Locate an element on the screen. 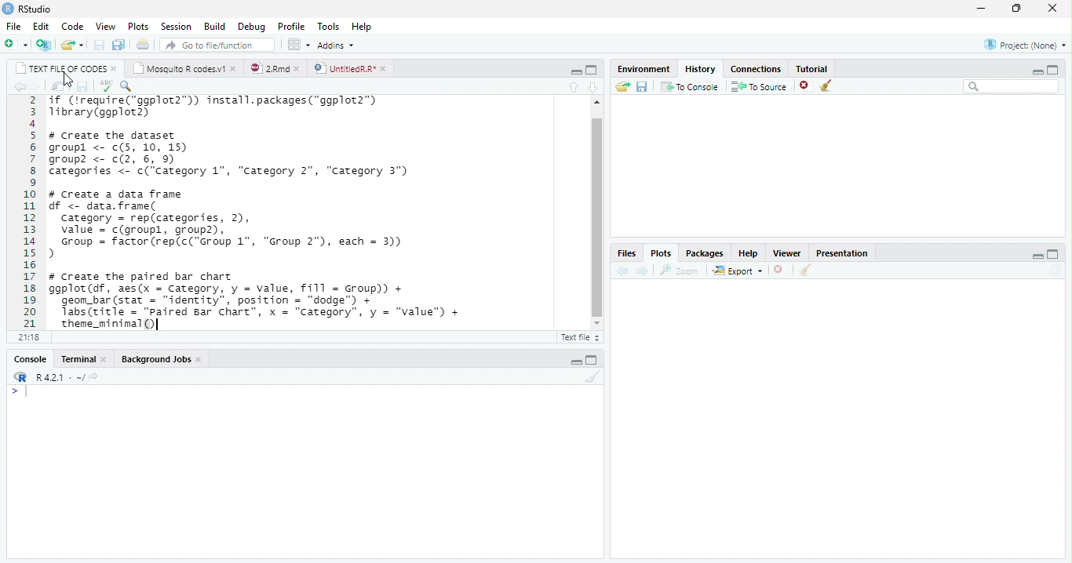 The image size is (1072, 563). clear console is located at coordinates (592, 378).